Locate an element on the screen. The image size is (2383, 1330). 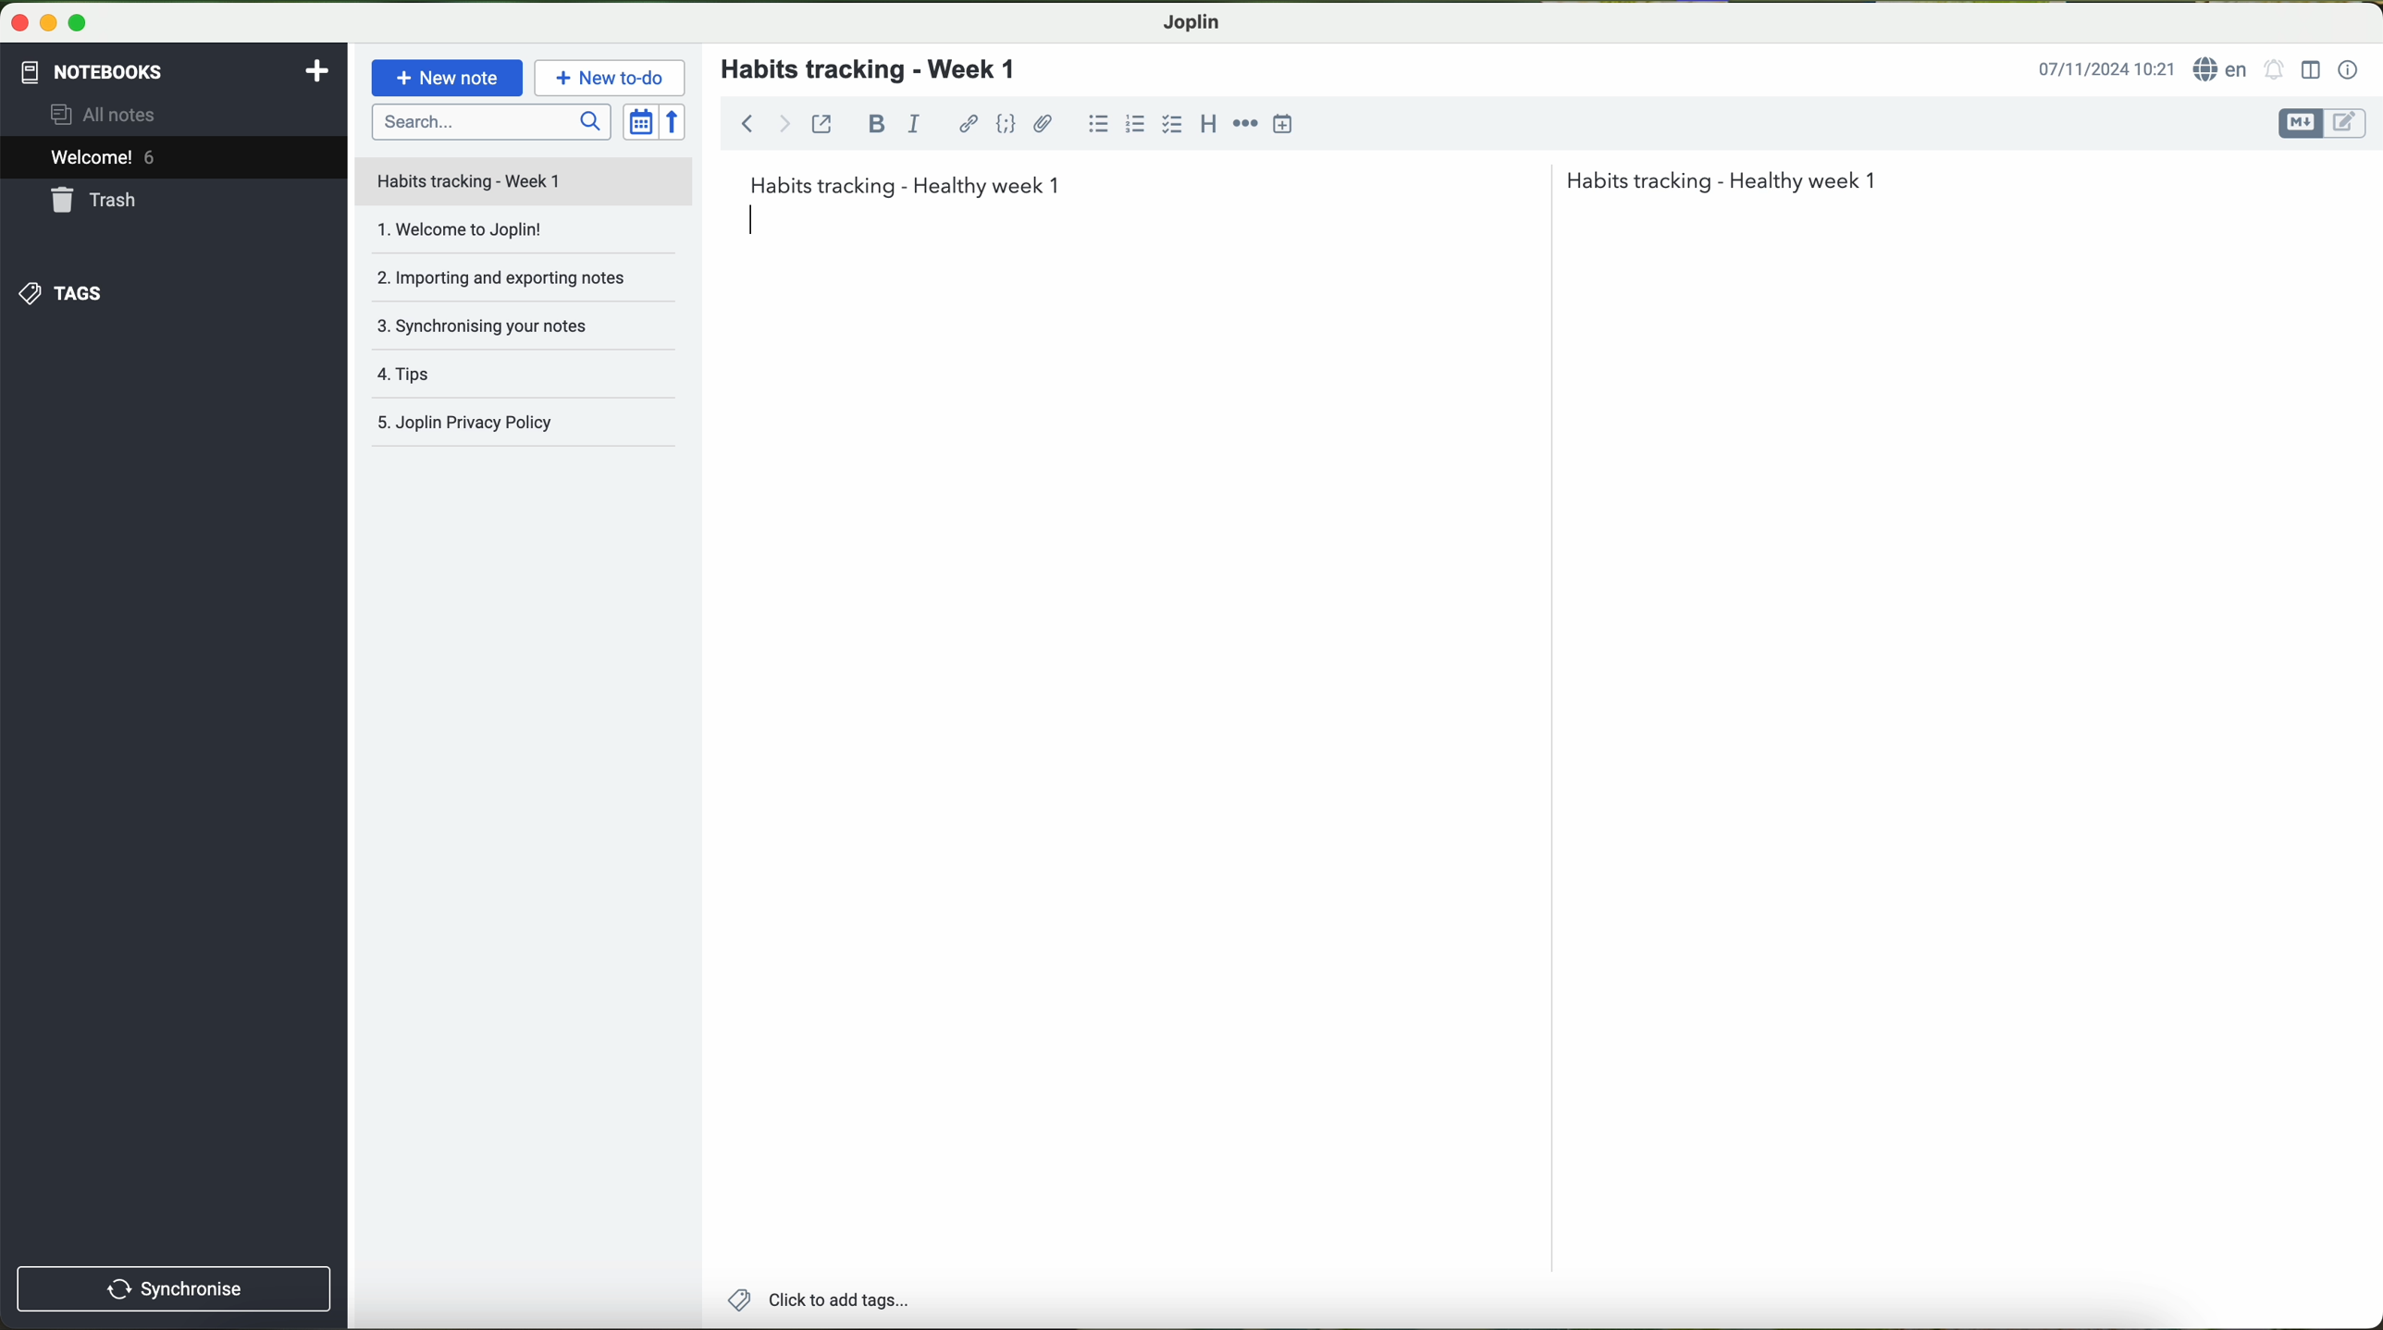
checkbox is located at coordinates (1173, 126).